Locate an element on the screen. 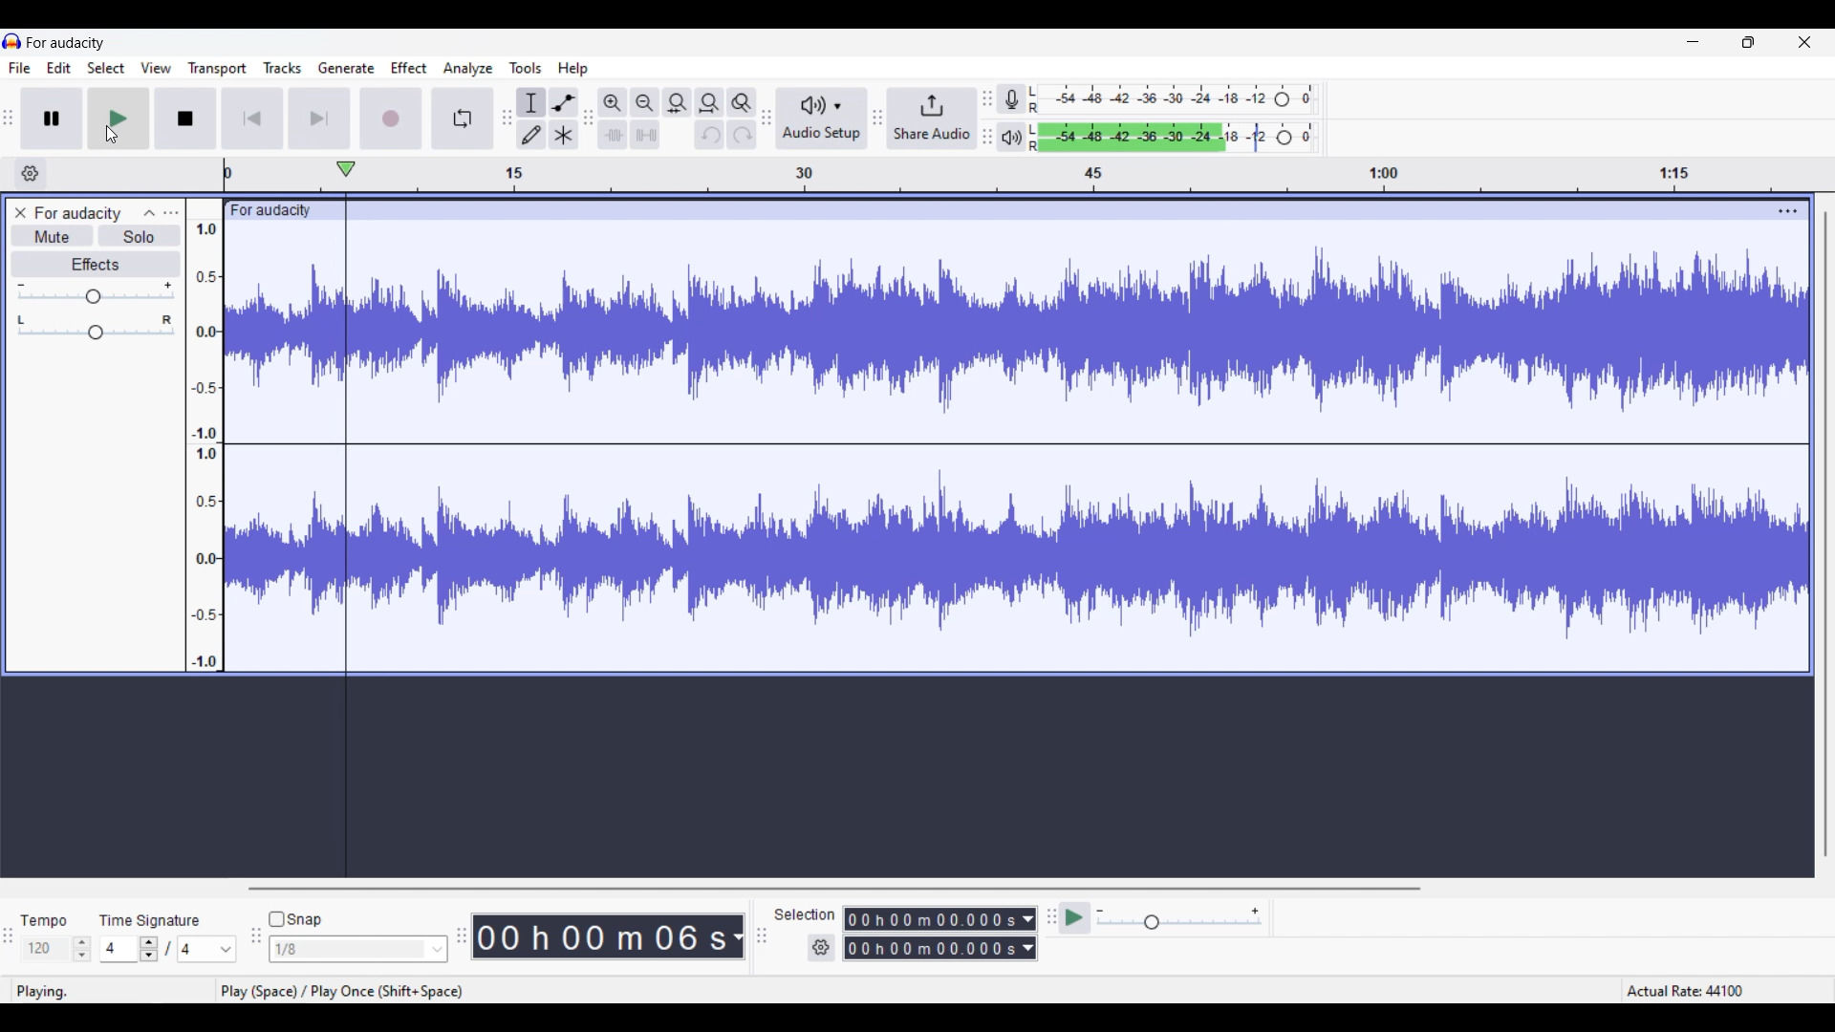 The width and height of the screenshot is (1835, 1032). Vertical slide bar is located at coordinates (1826, 535).